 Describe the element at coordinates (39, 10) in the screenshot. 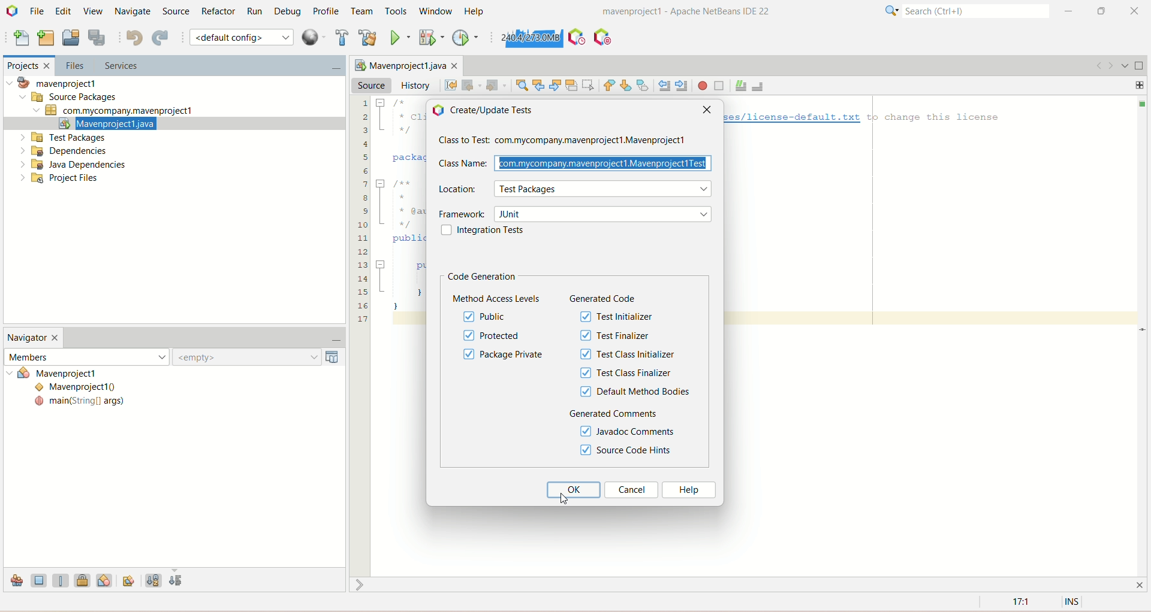

I see `file` at that location.